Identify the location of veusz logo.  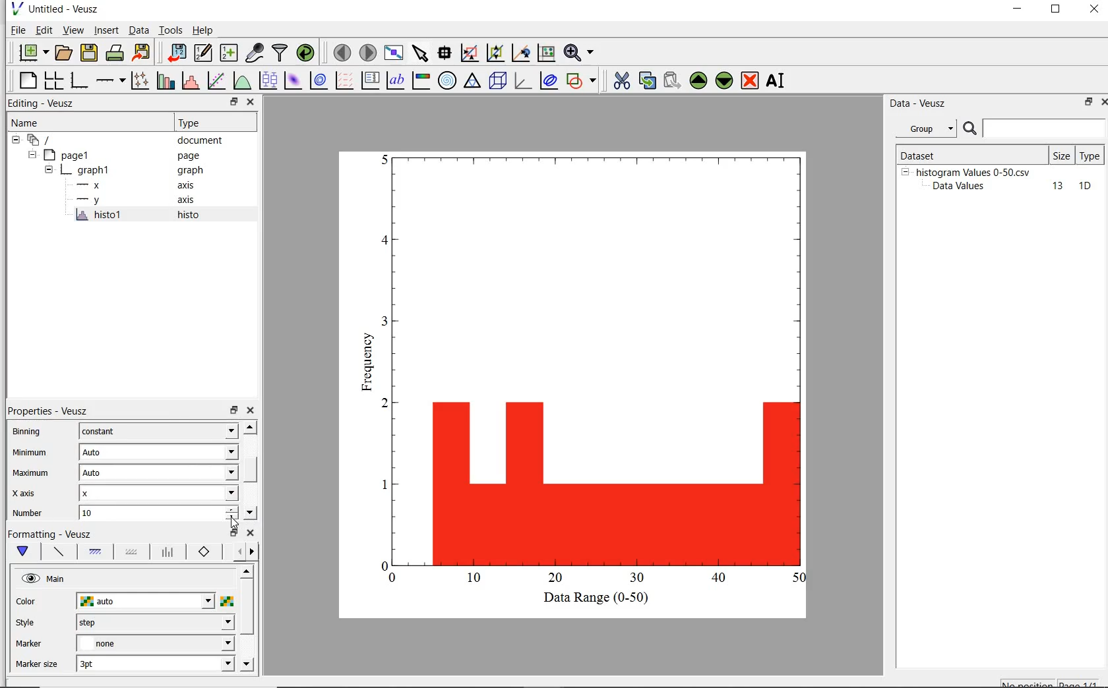
(16, 9).